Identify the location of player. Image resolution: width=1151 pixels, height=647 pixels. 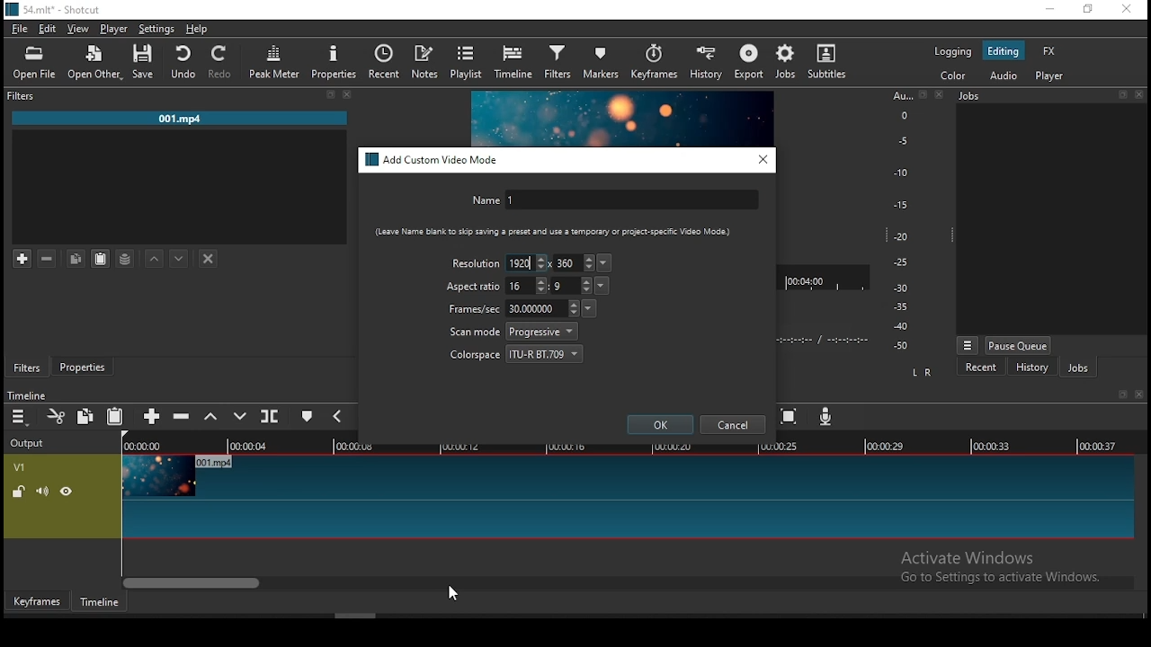
(115, 30).